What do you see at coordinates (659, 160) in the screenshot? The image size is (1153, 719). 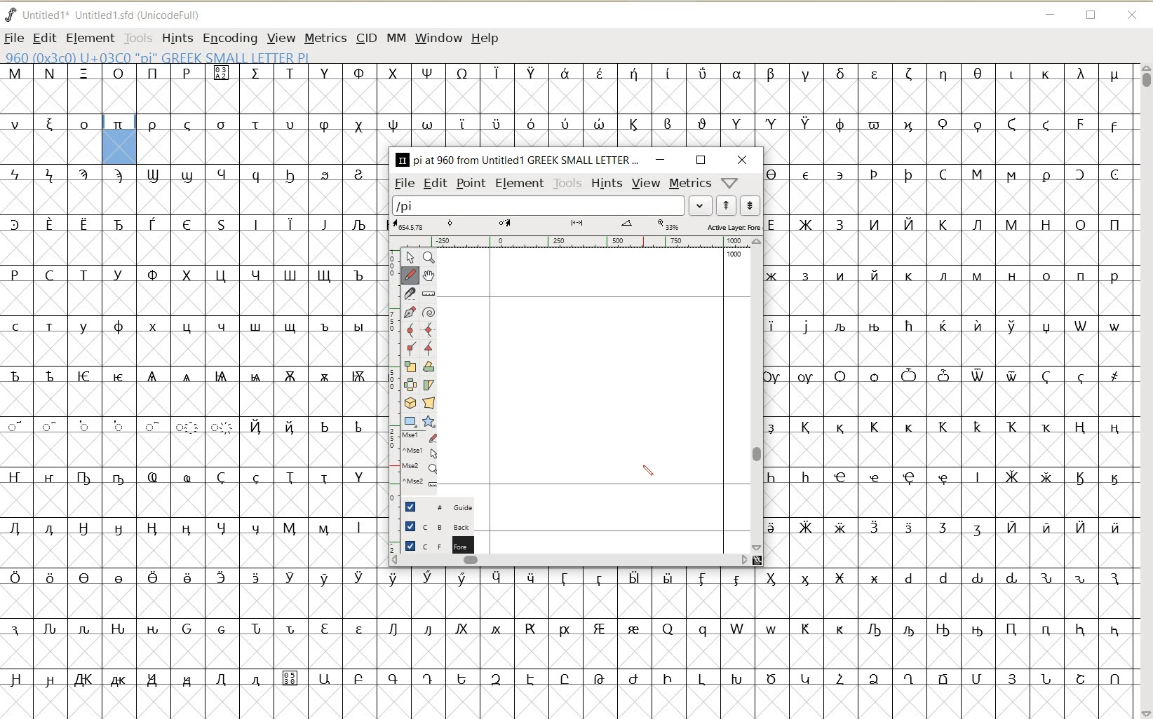 I see `MINIMIZE` at bounding box center [659, 160].